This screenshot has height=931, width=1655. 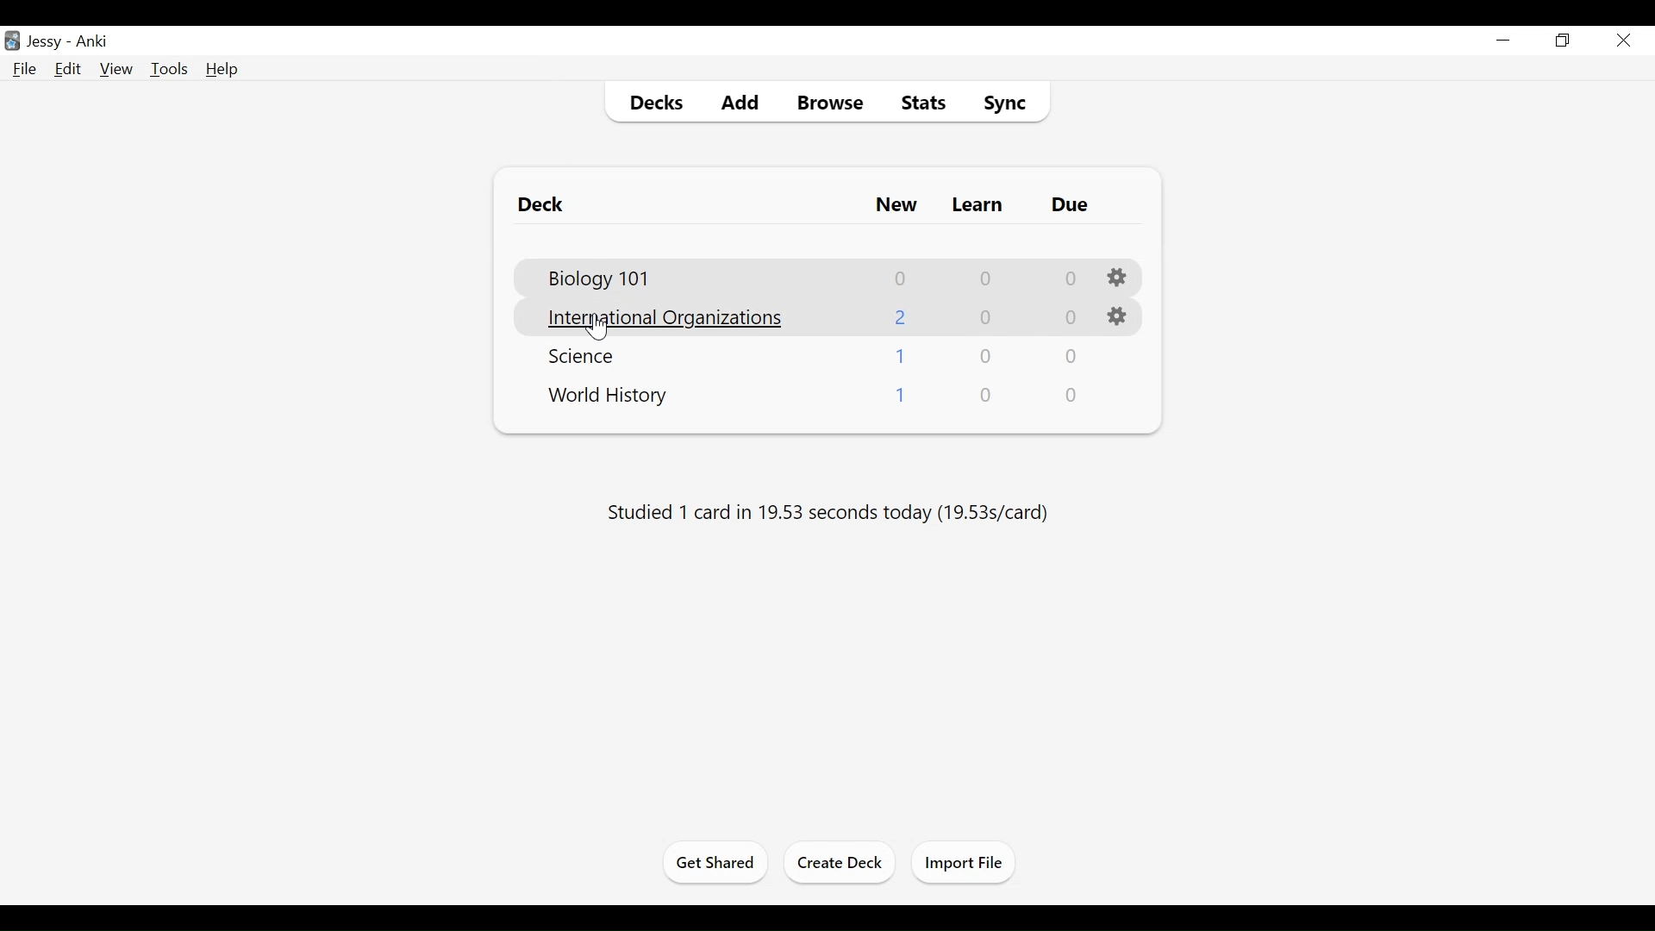 What do you see at coordinates (665, 318) in the screenshot?
I see `Deck Name` at bounding box center [665, 318].